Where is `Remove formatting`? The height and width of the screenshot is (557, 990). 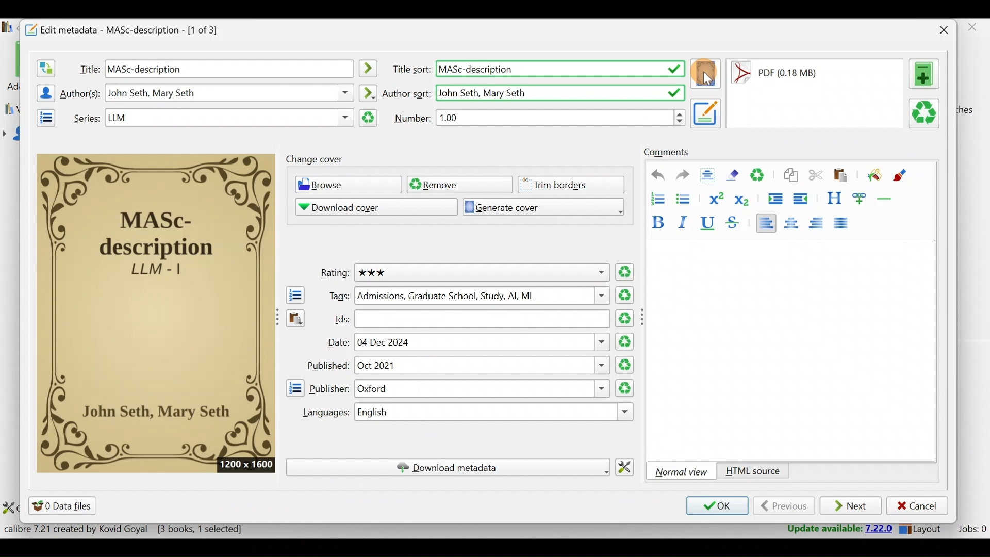 Remove formatting is located at coordinates (735, 175).